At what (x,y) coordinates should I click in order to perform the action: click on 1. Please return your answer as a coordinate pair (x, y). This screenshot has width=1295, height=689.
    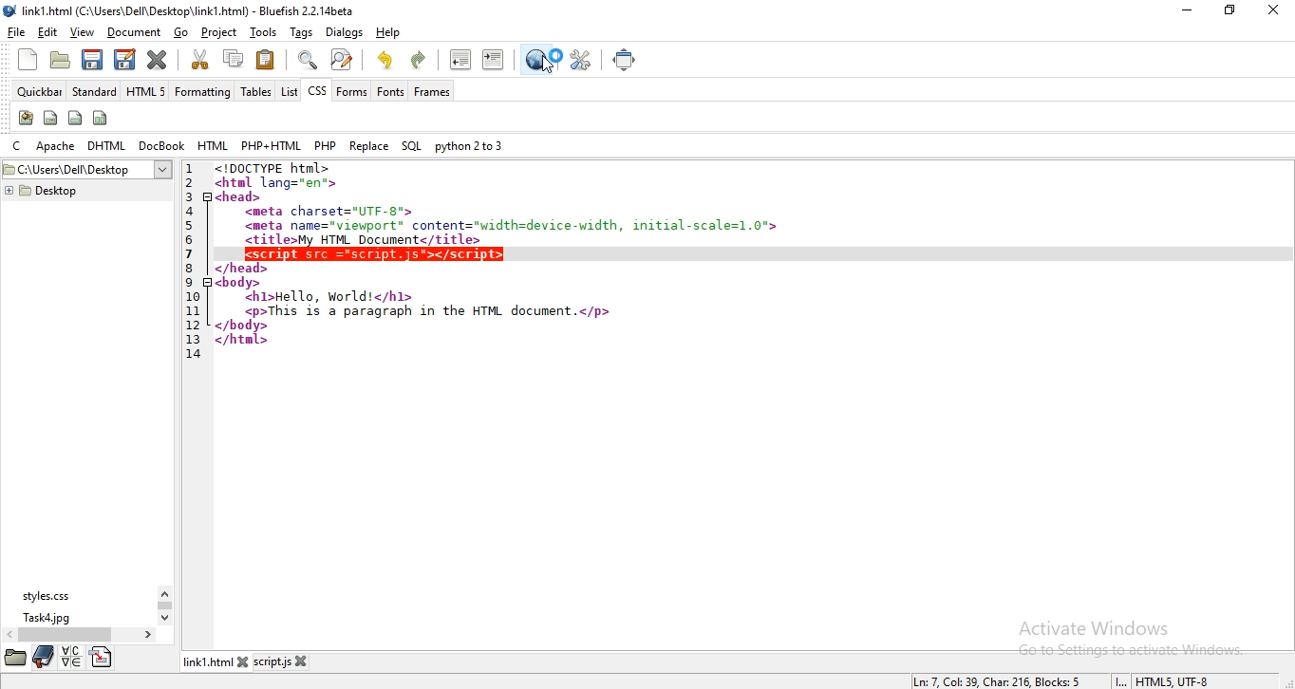
    Looking at the image, I should click on (188, 169).